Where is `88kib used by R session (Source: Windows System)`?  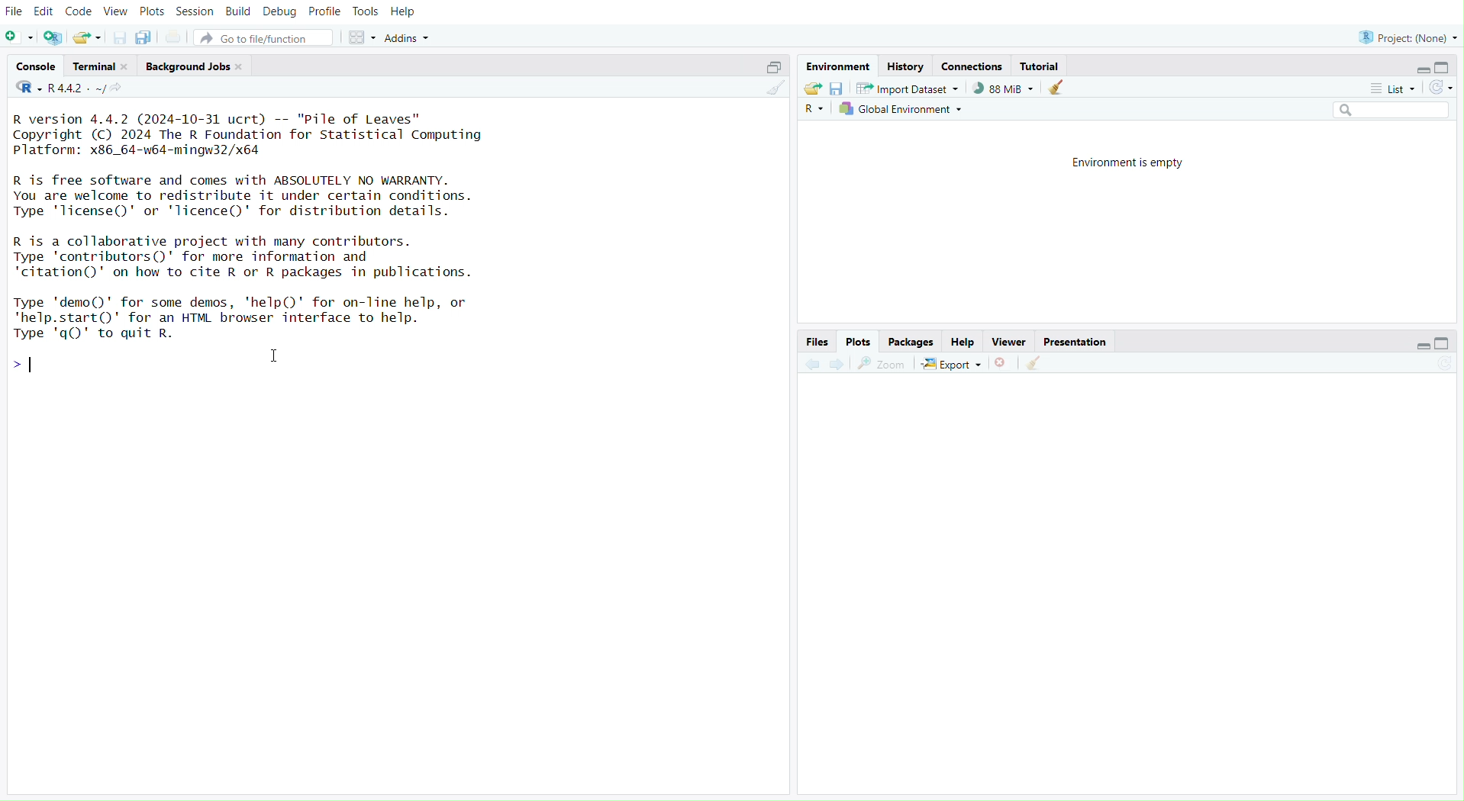 88kib used by R session (Source: Windows System) is located at coordinates (2051, 590).